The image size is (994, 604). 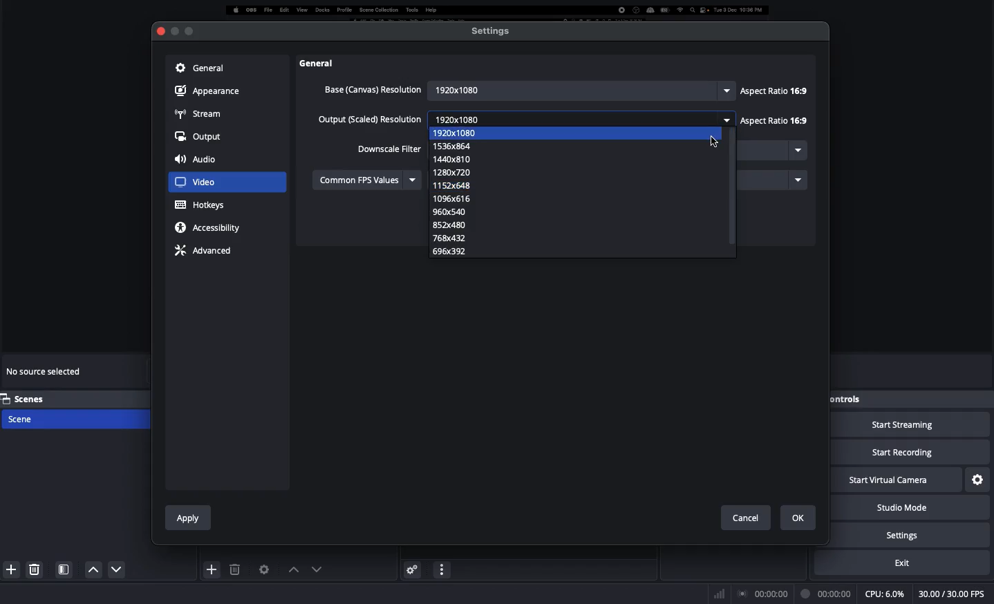 What do you see at coordinates (198, 160) in the screenshot?
I see `Audio` at bounding box center [198, 160].